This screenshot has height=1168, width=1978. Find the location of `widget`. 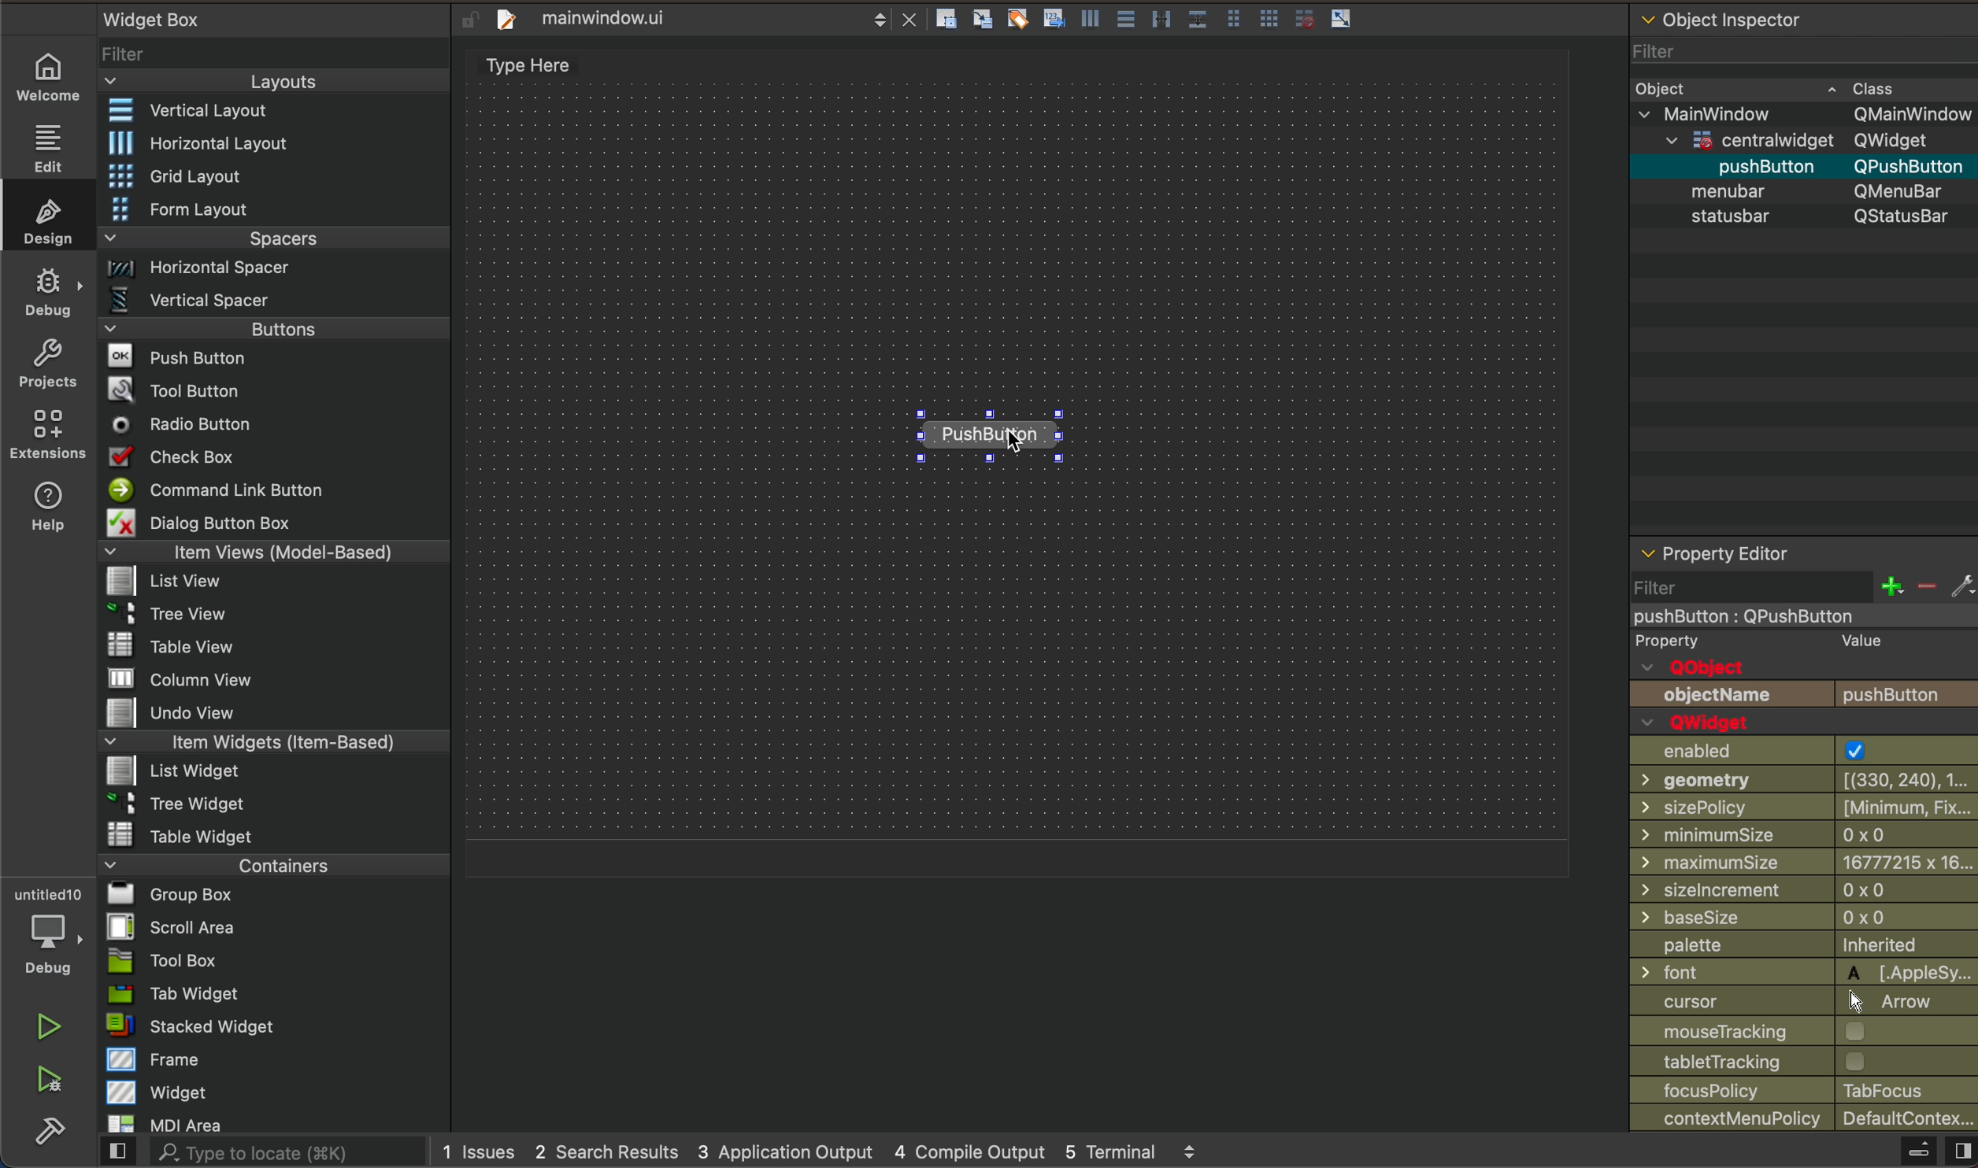

widget is located at coordinates (273, 1094).